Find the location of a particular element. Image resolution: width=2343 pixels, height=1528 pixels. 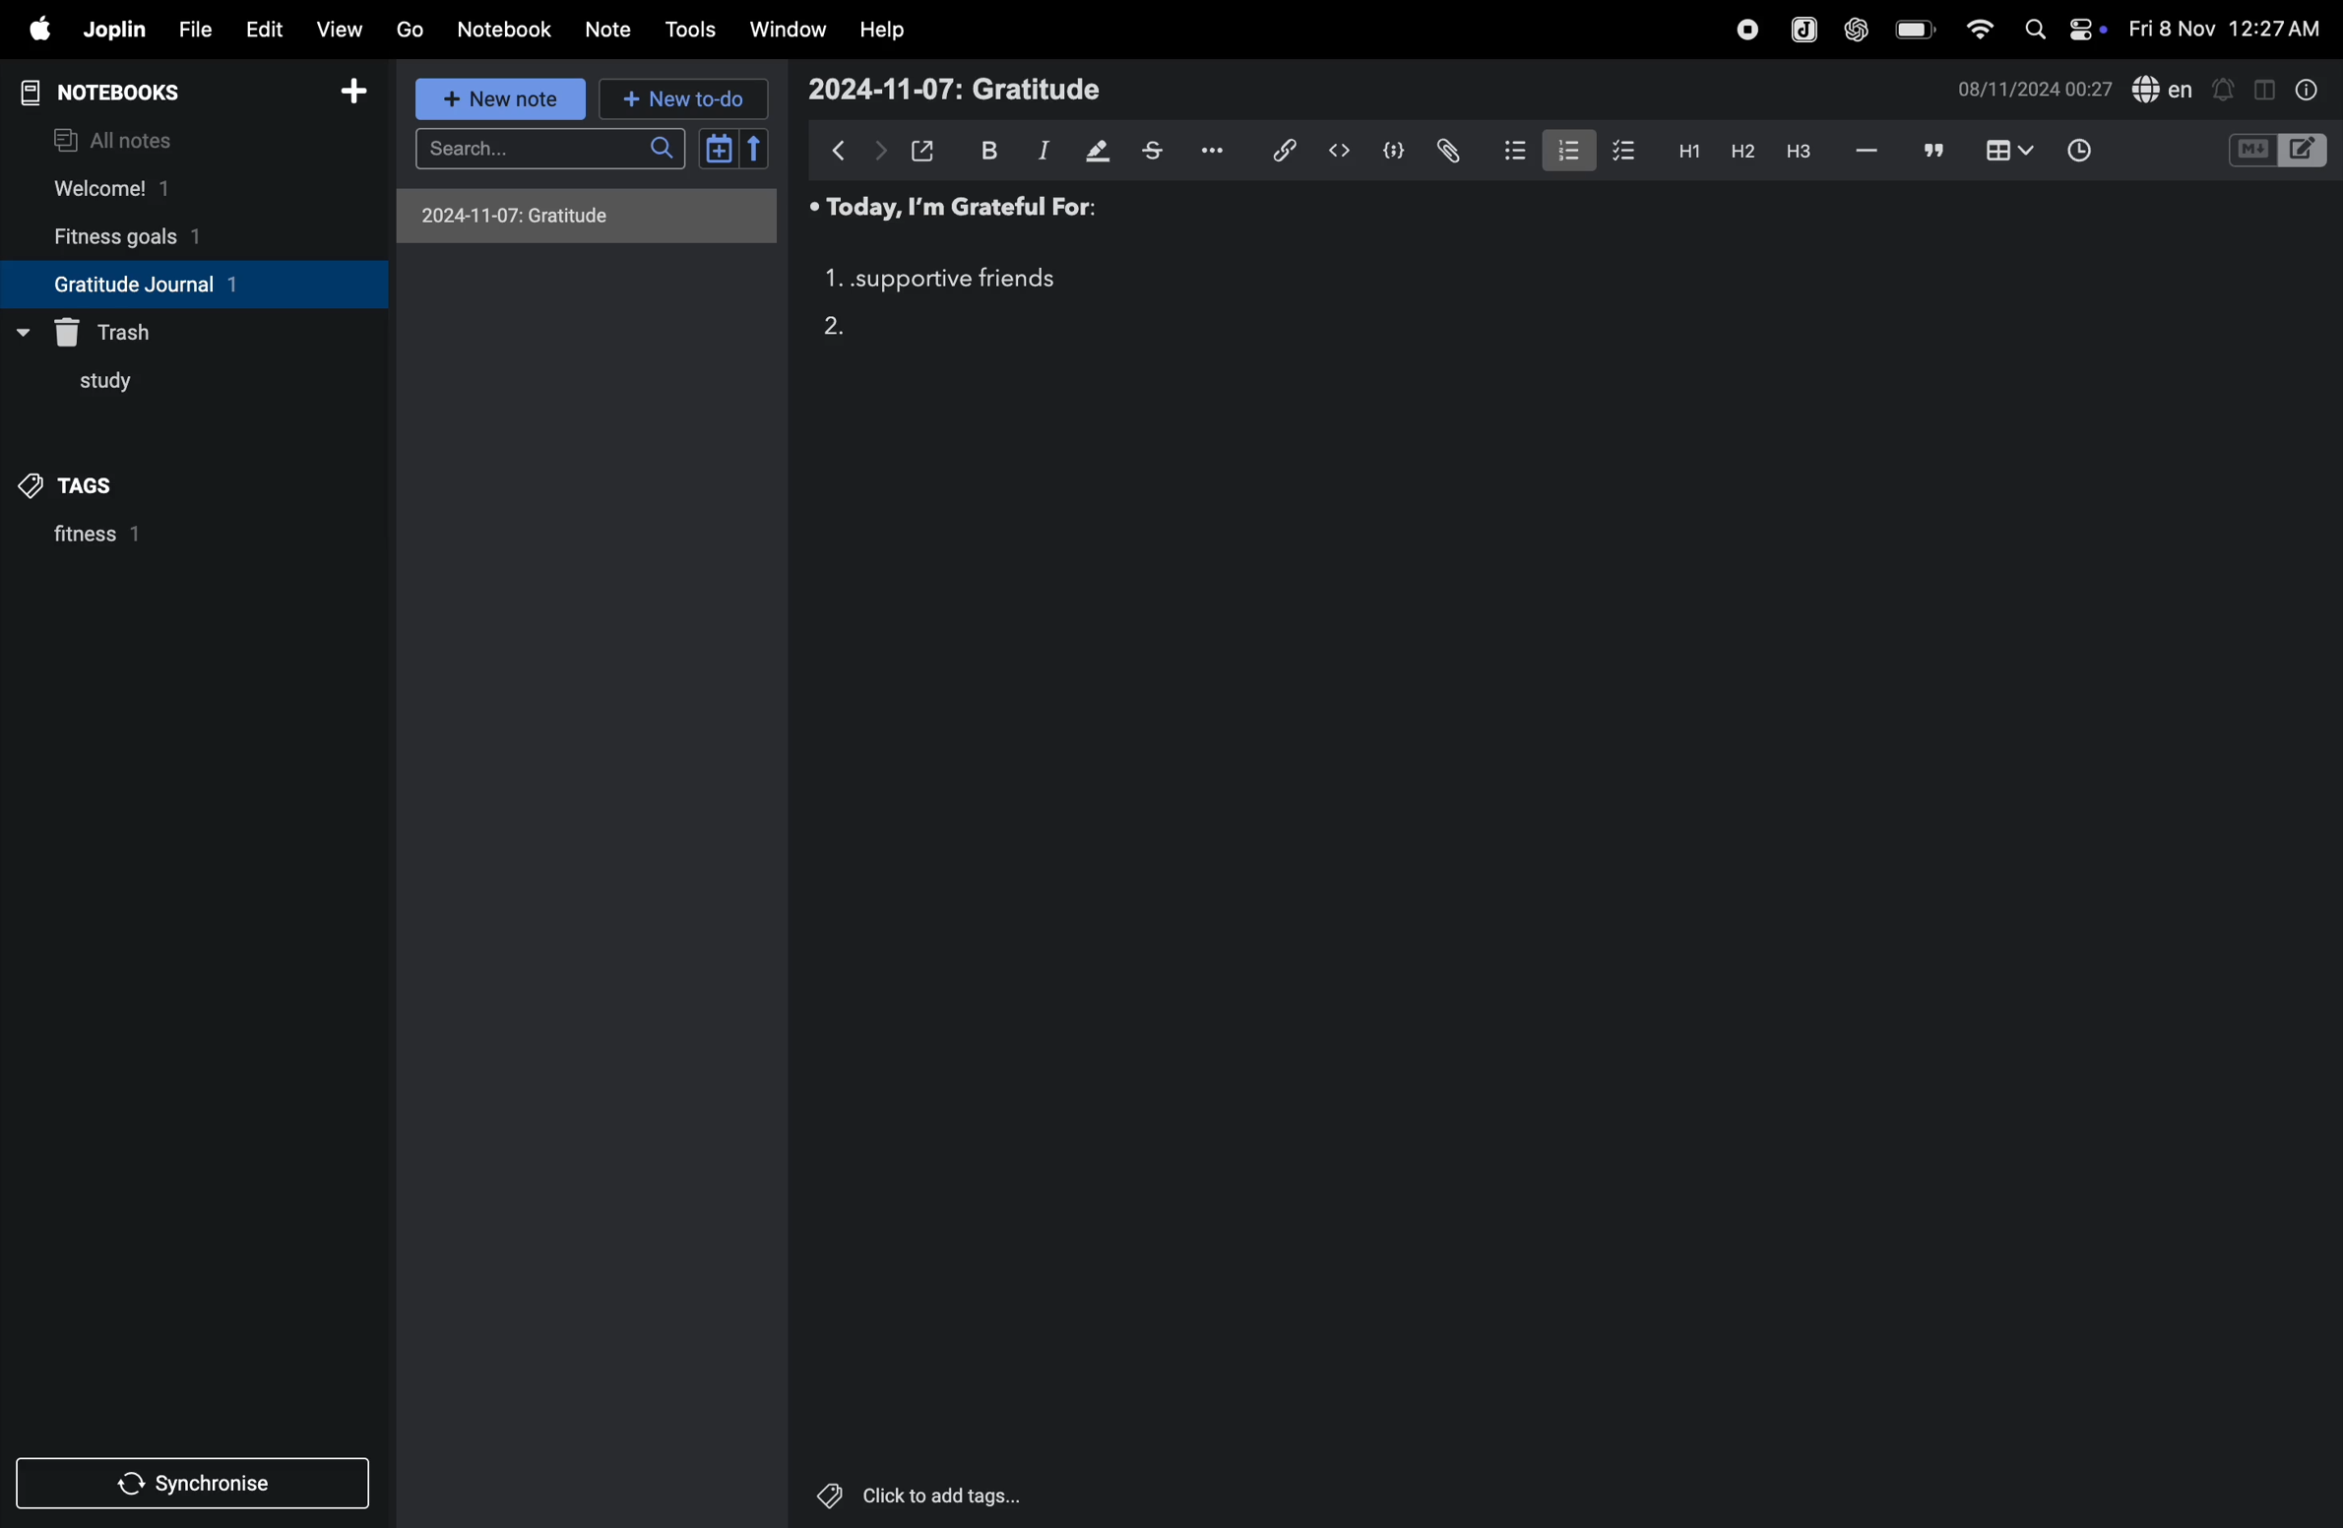

options is located at coordinates (1221, 149).